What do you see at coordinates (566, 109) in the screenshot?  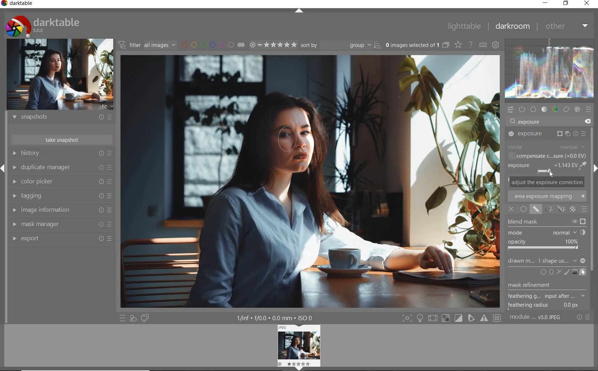 I see `correct` at bounding box center [566, 109].